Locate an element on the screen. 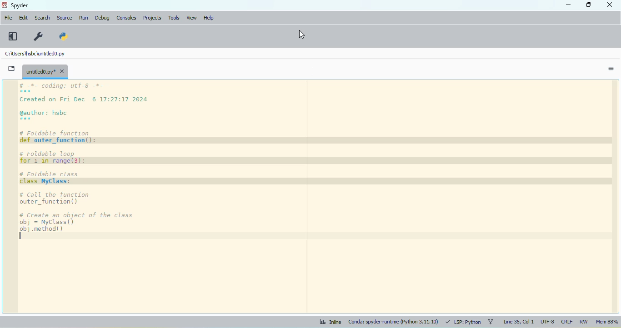  maximize is located at coordinates (589, 5).